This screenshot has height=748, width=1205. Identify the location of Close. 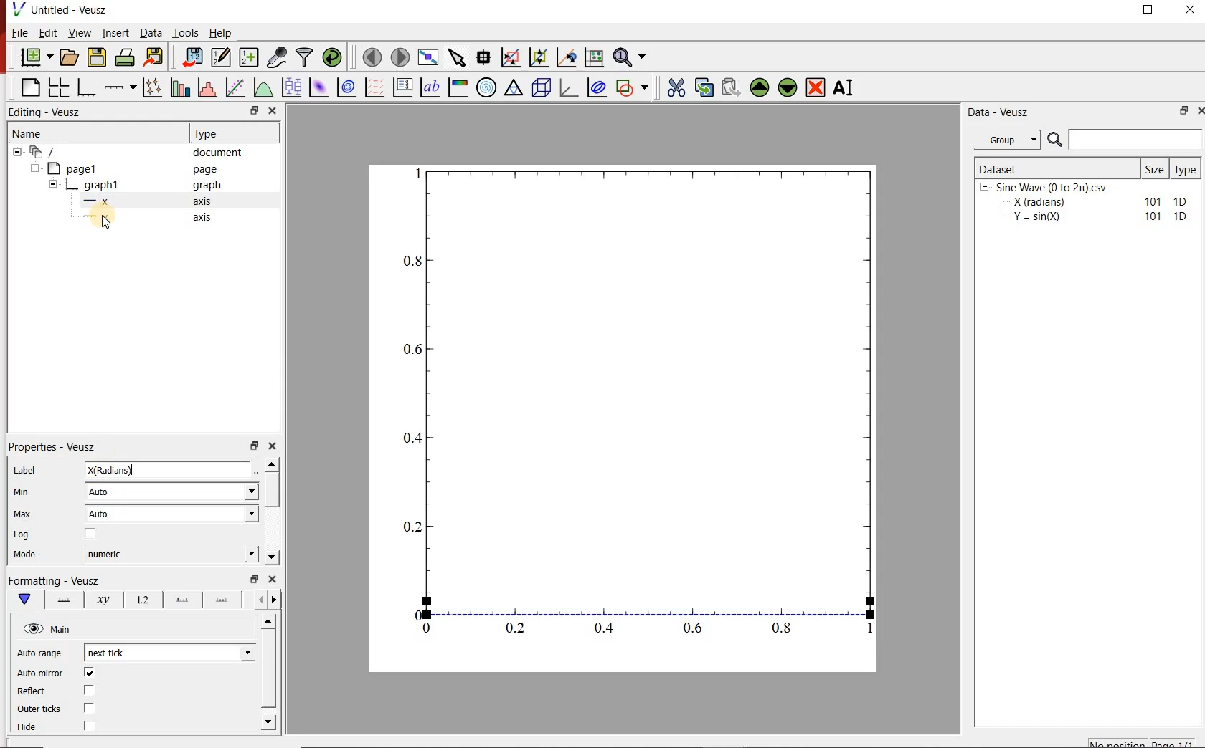
(1191, 9).